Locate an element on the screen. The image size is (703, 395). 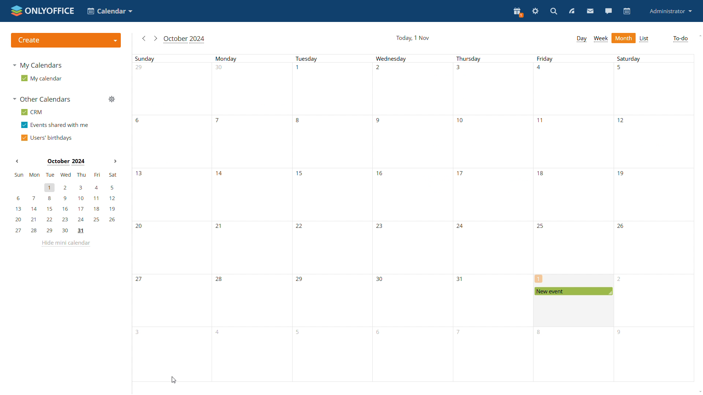
search is located at coordinates (553, 12).